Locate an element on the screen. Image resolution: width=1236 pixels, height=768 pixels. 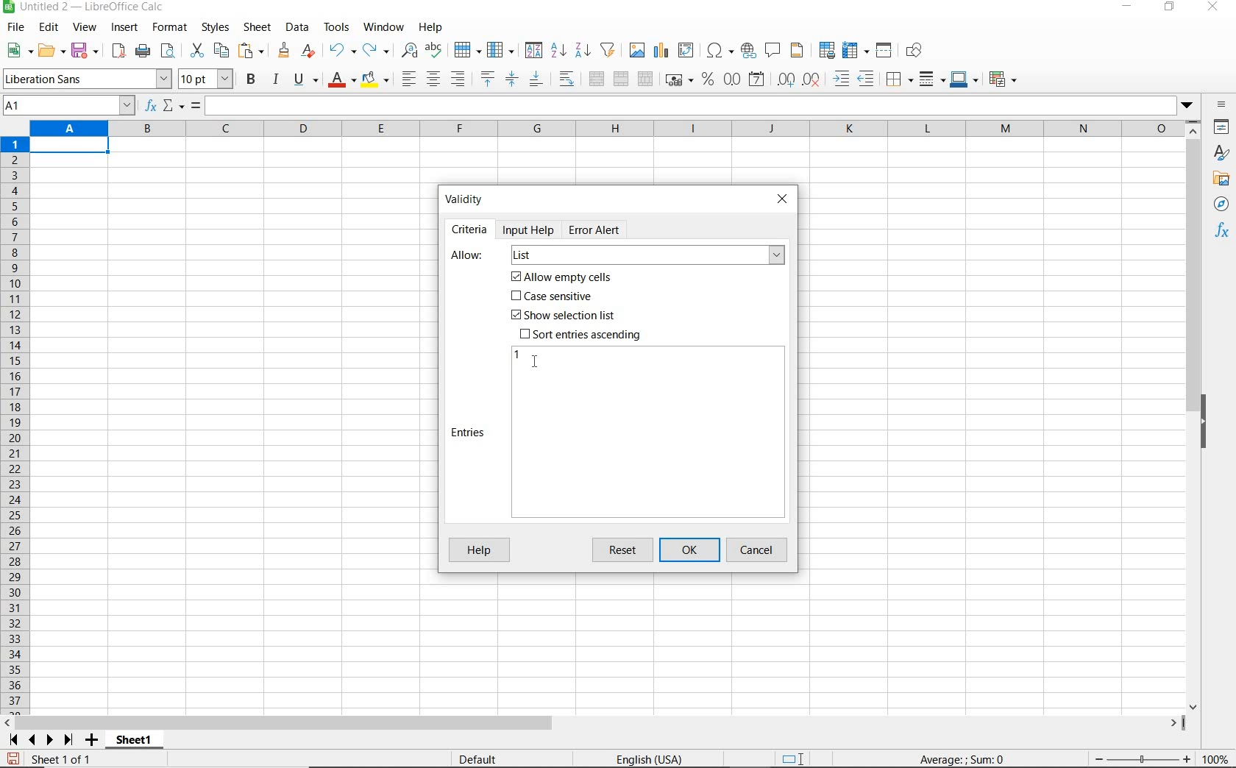
align center is located at coordinates (433, 79).